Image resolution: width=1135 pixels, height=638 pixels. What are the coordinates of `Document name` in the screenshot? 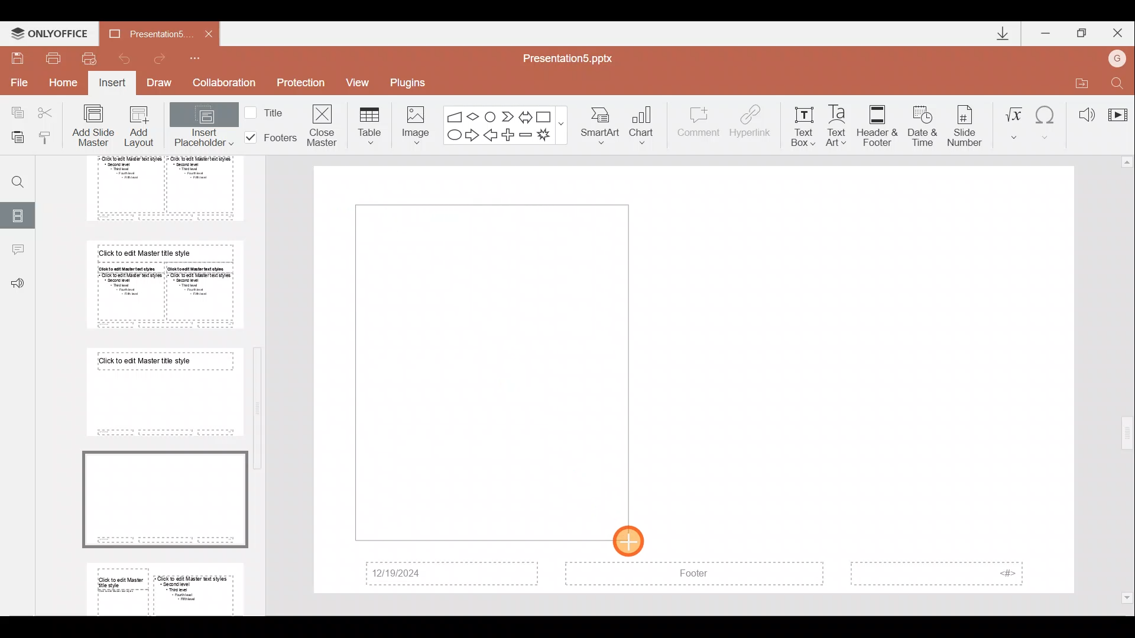 It's located at (141, 33).